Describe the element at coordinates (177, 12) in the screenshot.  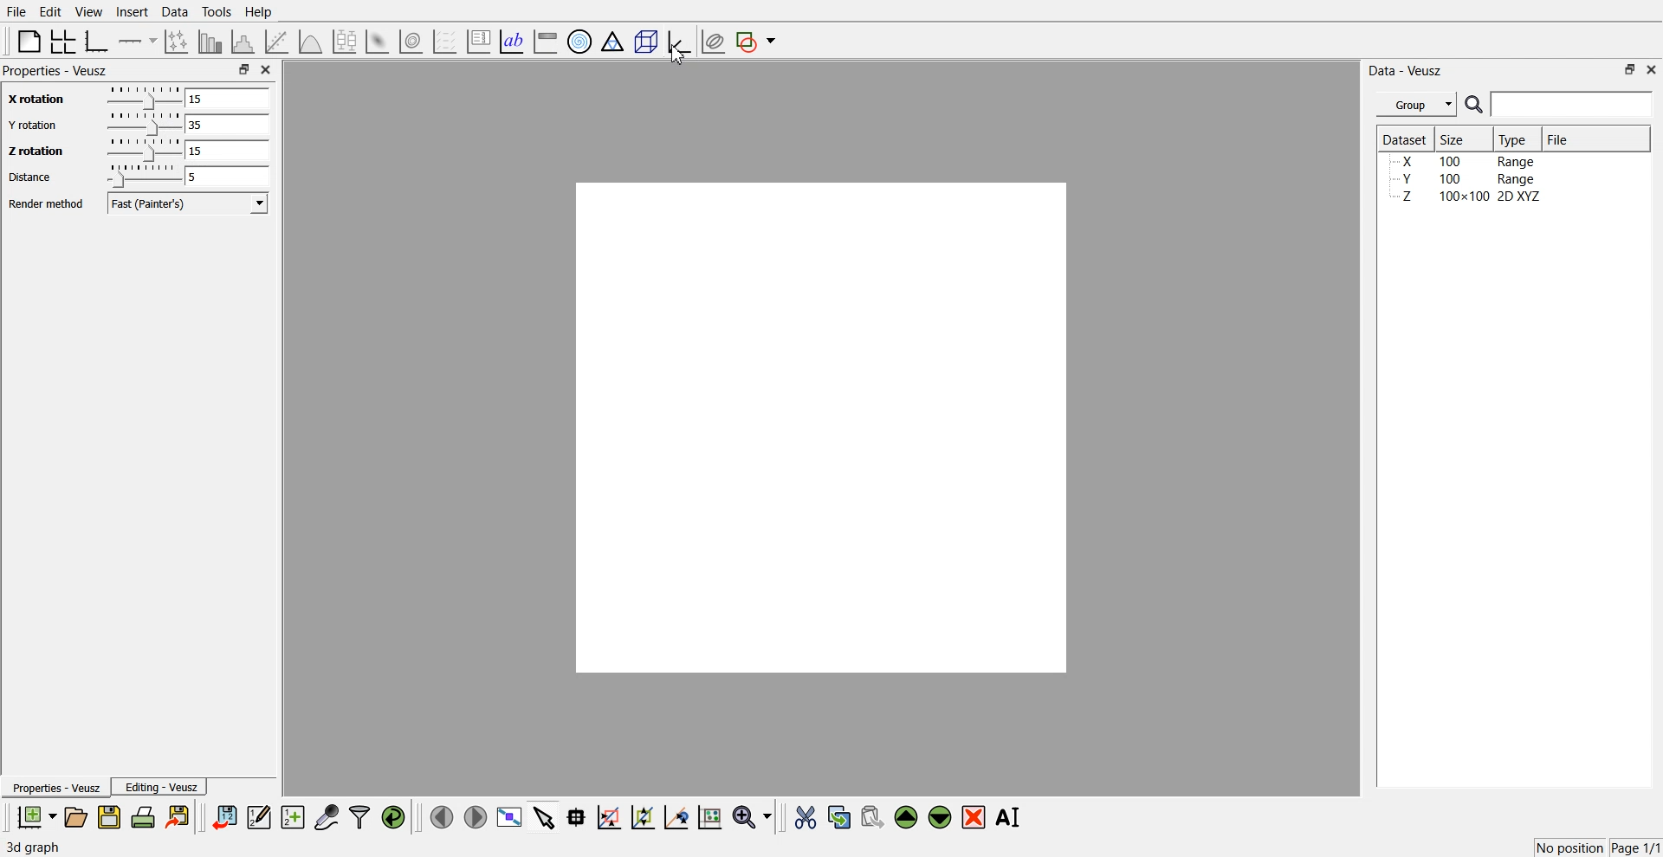
I see `Data` at that location.